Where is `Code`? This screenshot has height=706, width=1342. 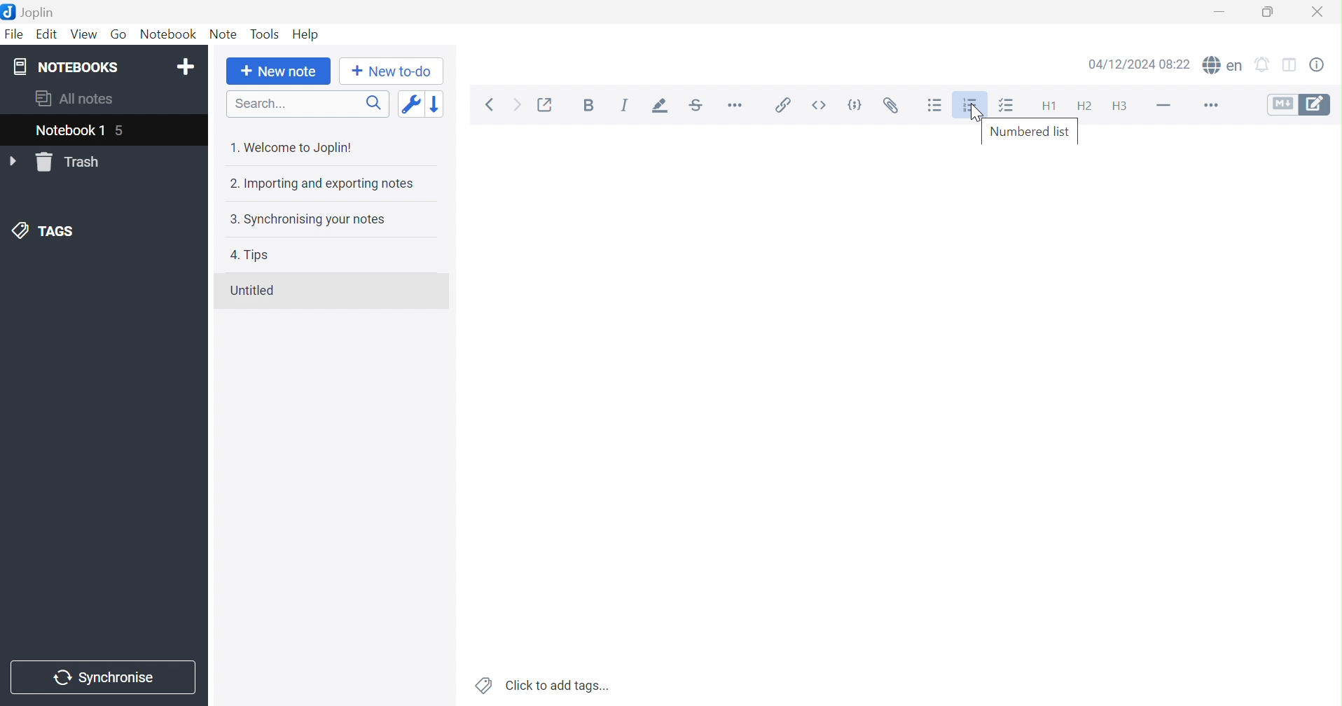 Code is located at coordinates (856, 106).